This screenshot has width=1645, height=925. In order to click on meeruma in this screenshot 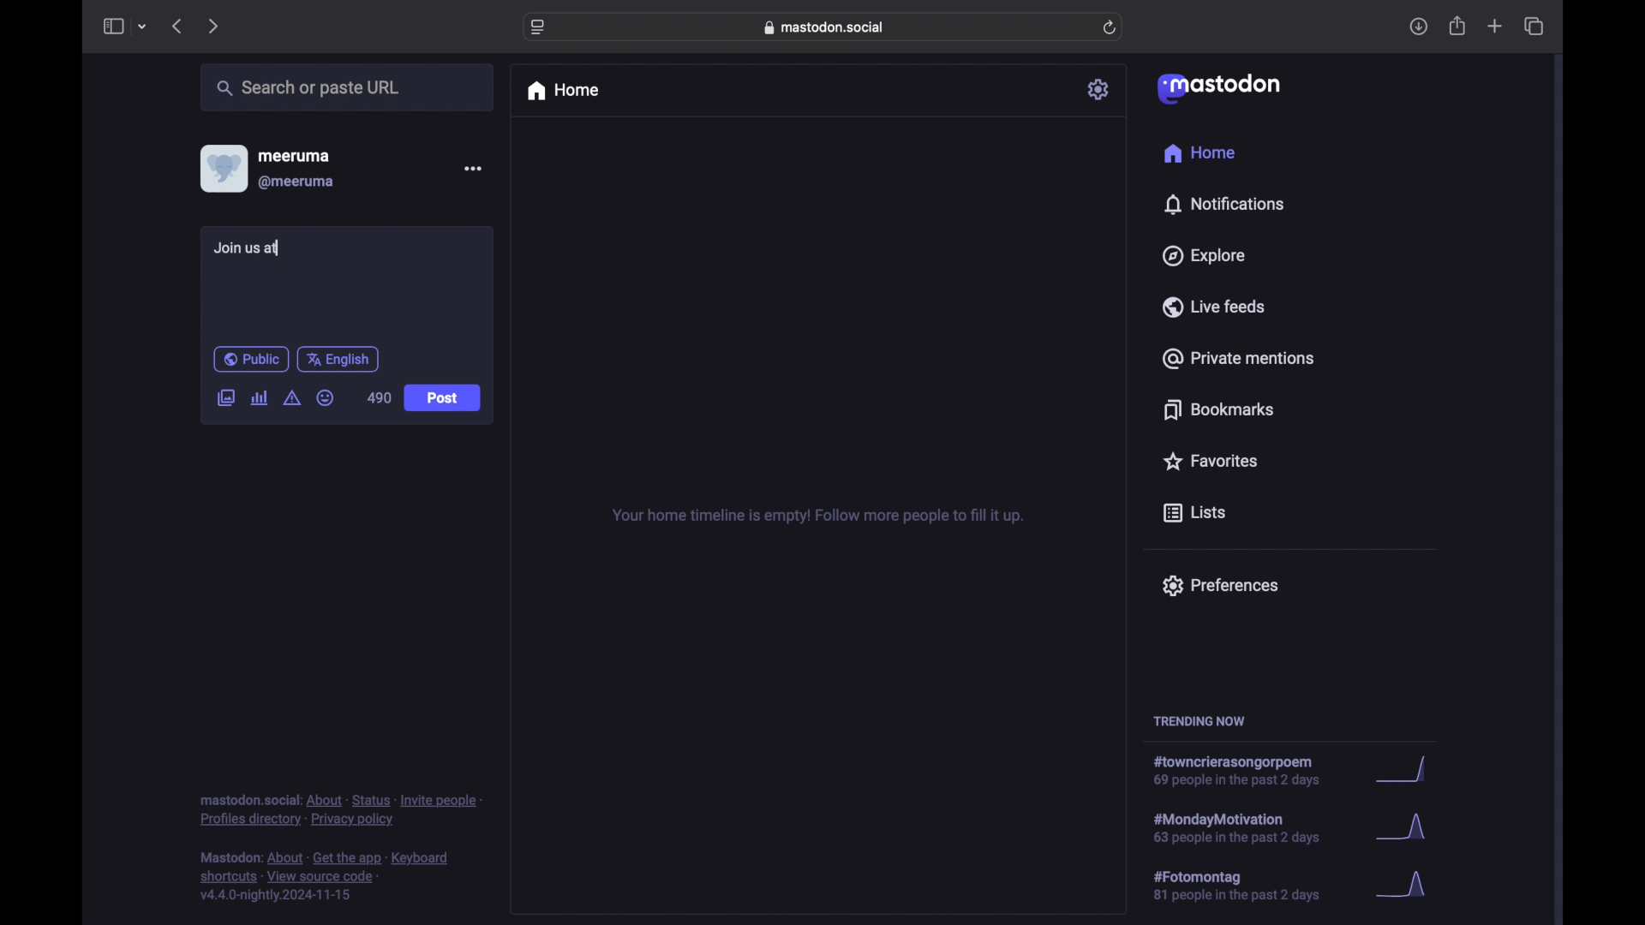, I will do `click(294, 155)`.